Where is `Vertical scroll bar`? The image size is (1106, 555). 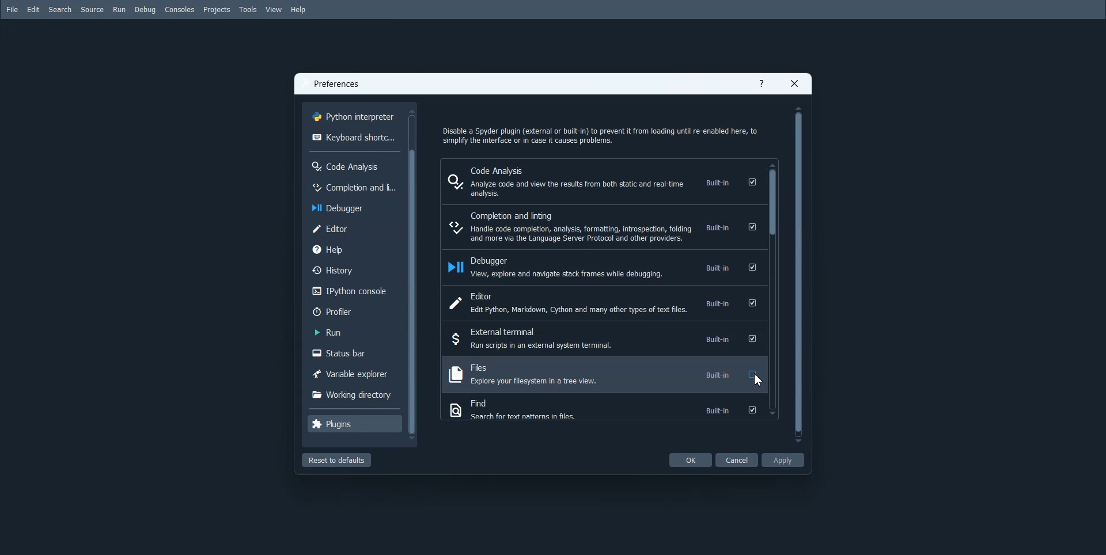 Vertical scroll bar is located at coordinates (798, 273).